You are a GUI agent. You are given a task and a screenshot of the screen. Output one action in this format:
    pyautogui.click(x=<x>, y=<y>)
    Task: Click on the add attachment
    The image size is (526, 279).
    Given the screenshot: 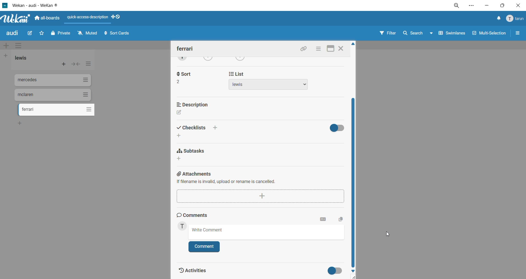 What is the action you would take?
    pyautogui.click(x=260, y=196)
    